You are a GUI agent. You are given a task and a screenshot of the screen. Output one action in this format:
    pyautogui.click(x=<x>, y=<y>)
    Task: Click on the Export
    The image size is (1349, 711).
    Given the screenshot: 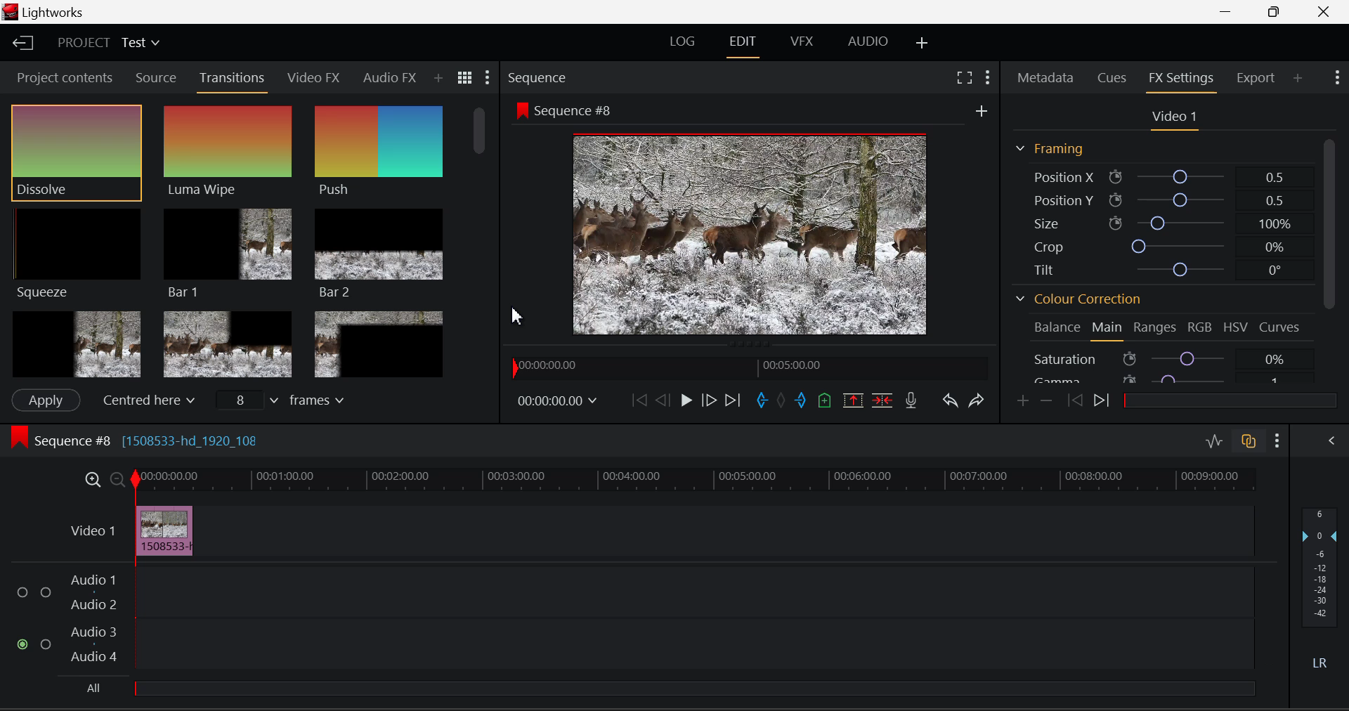 What is the action you would take?
    pyautogui.click(x=1253, y=78)
    